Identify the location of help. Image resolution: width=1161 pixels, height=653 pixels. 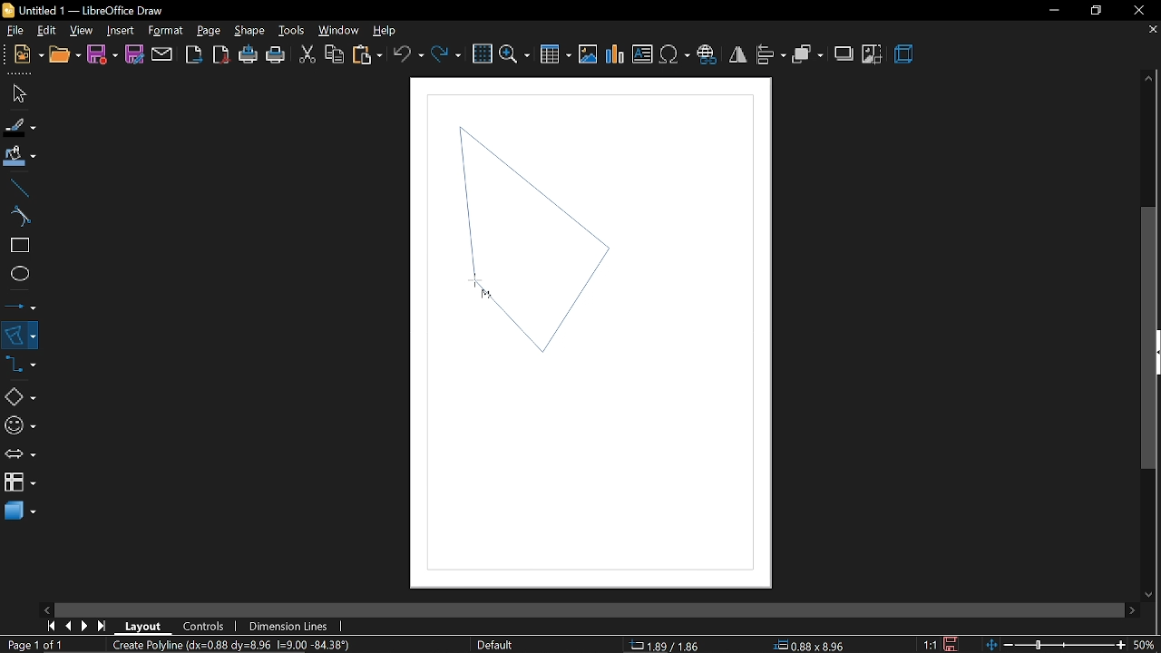
(387, 31).